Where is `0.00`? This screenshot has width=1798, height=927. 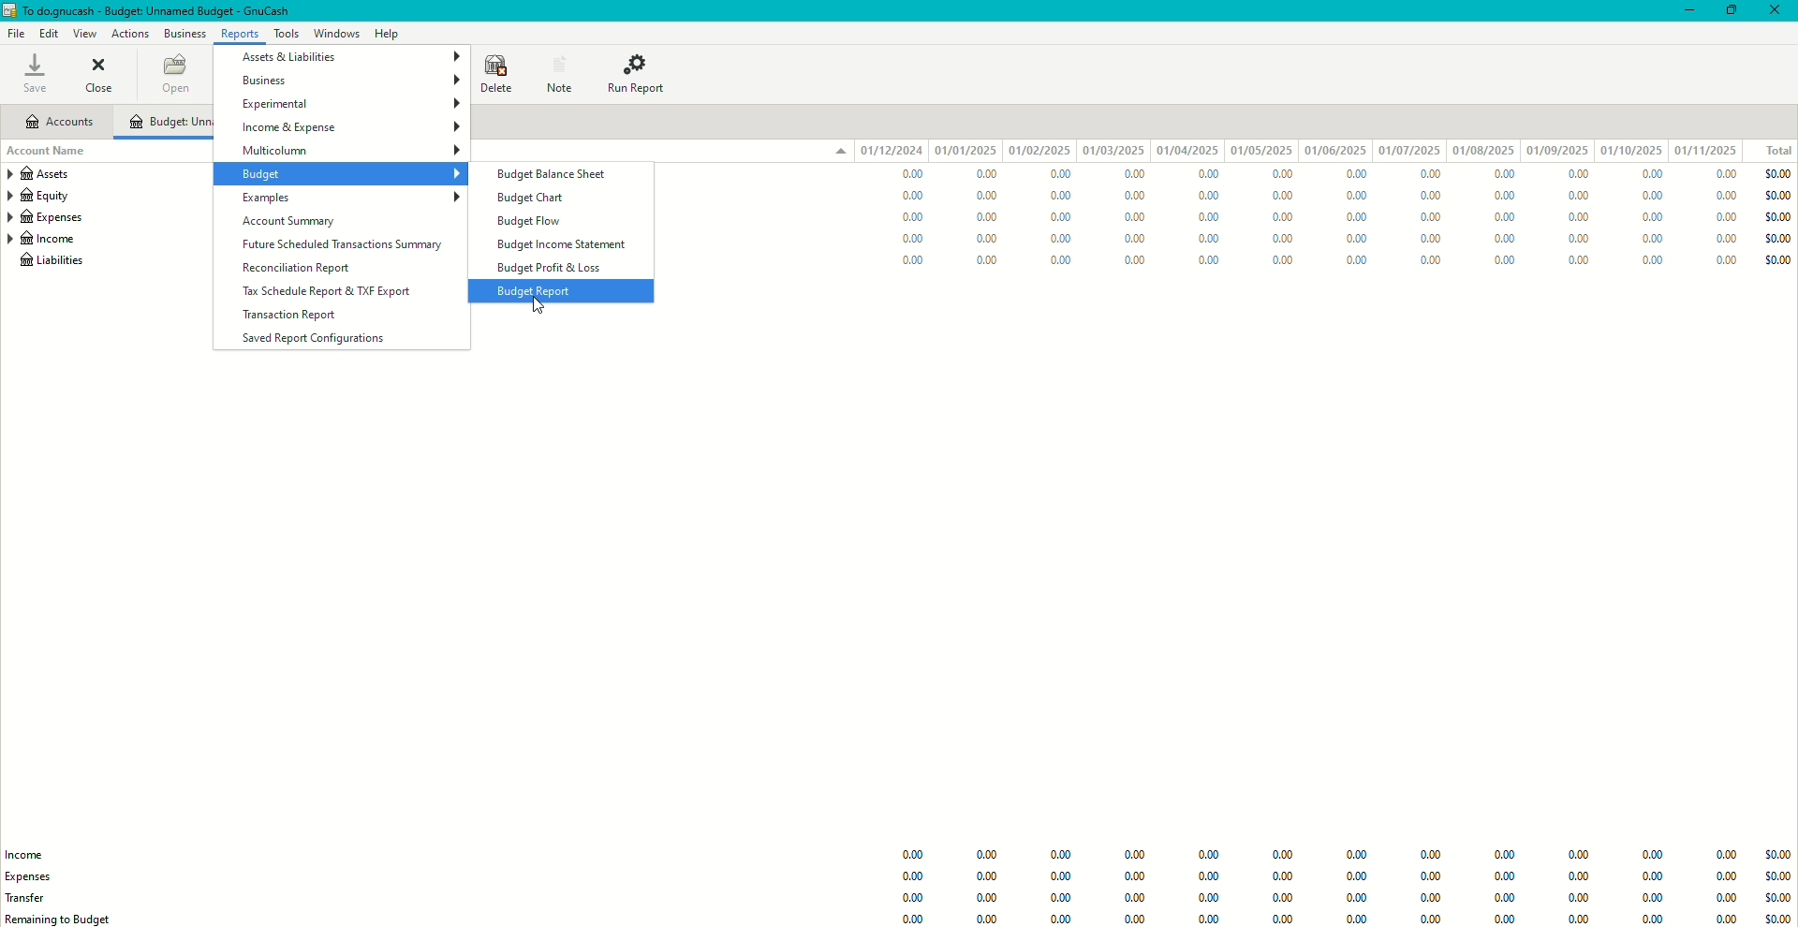
0.00 is located at coordinates (1653, 259).